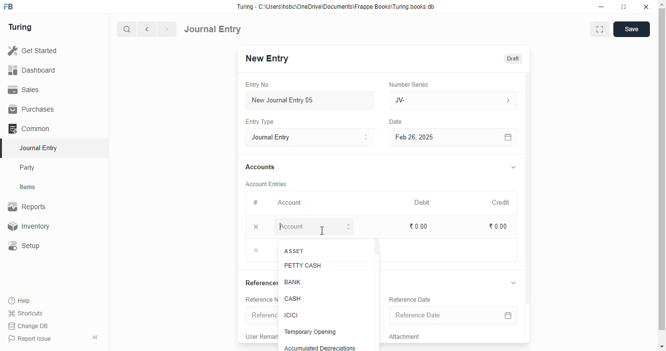 This screenshot has width=666, height=351. Describe the element at coordinates (421, 202) in the screenshot. I see `debit` at that location.